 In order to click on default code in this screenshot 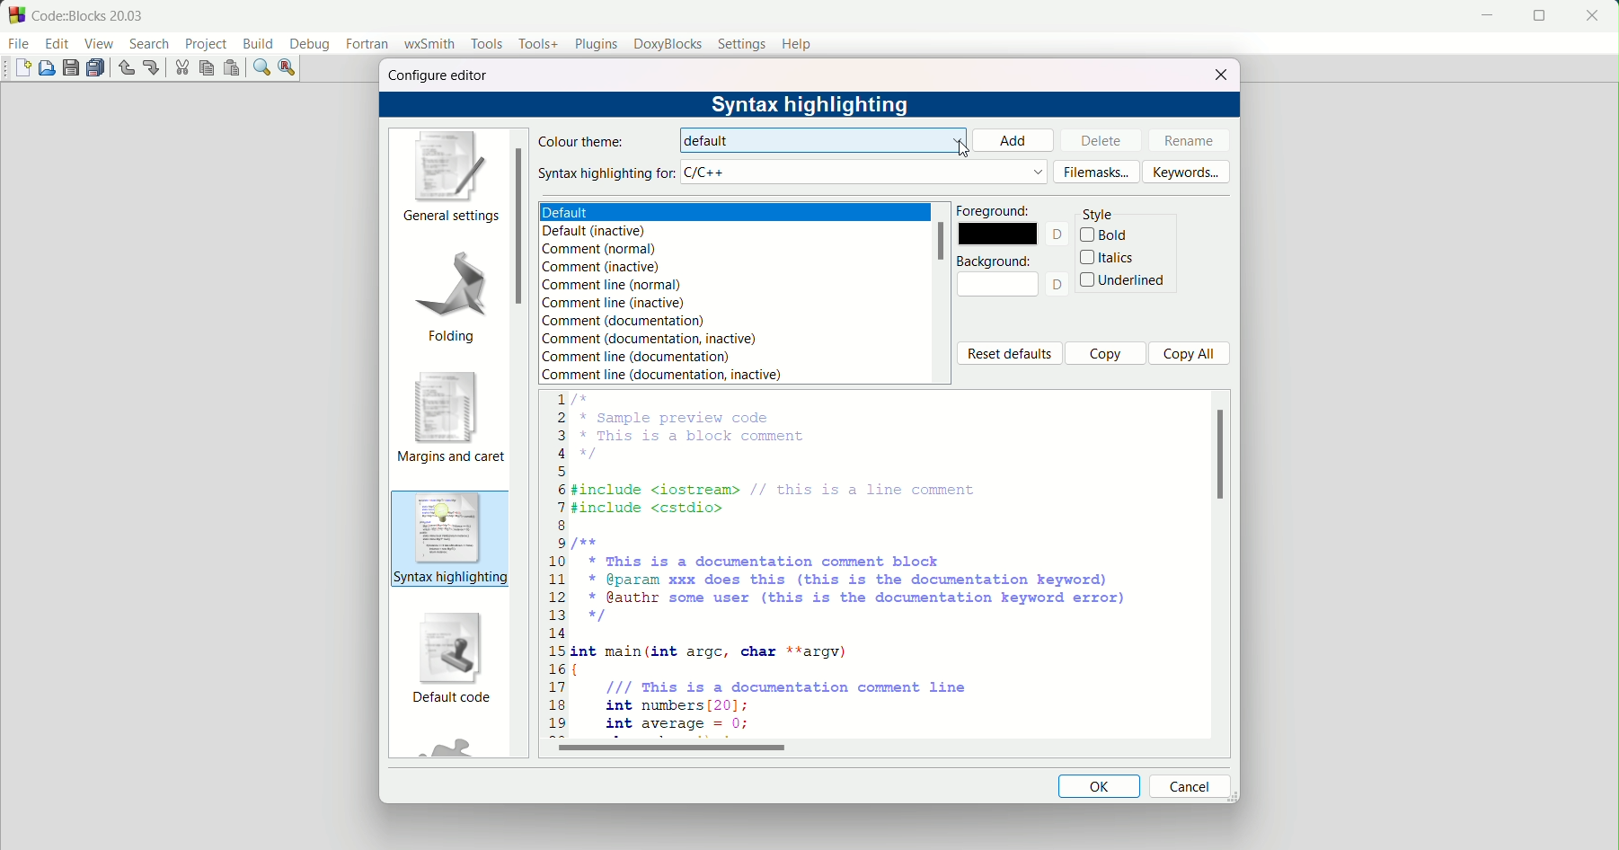, I will do `click(451, 660)`.